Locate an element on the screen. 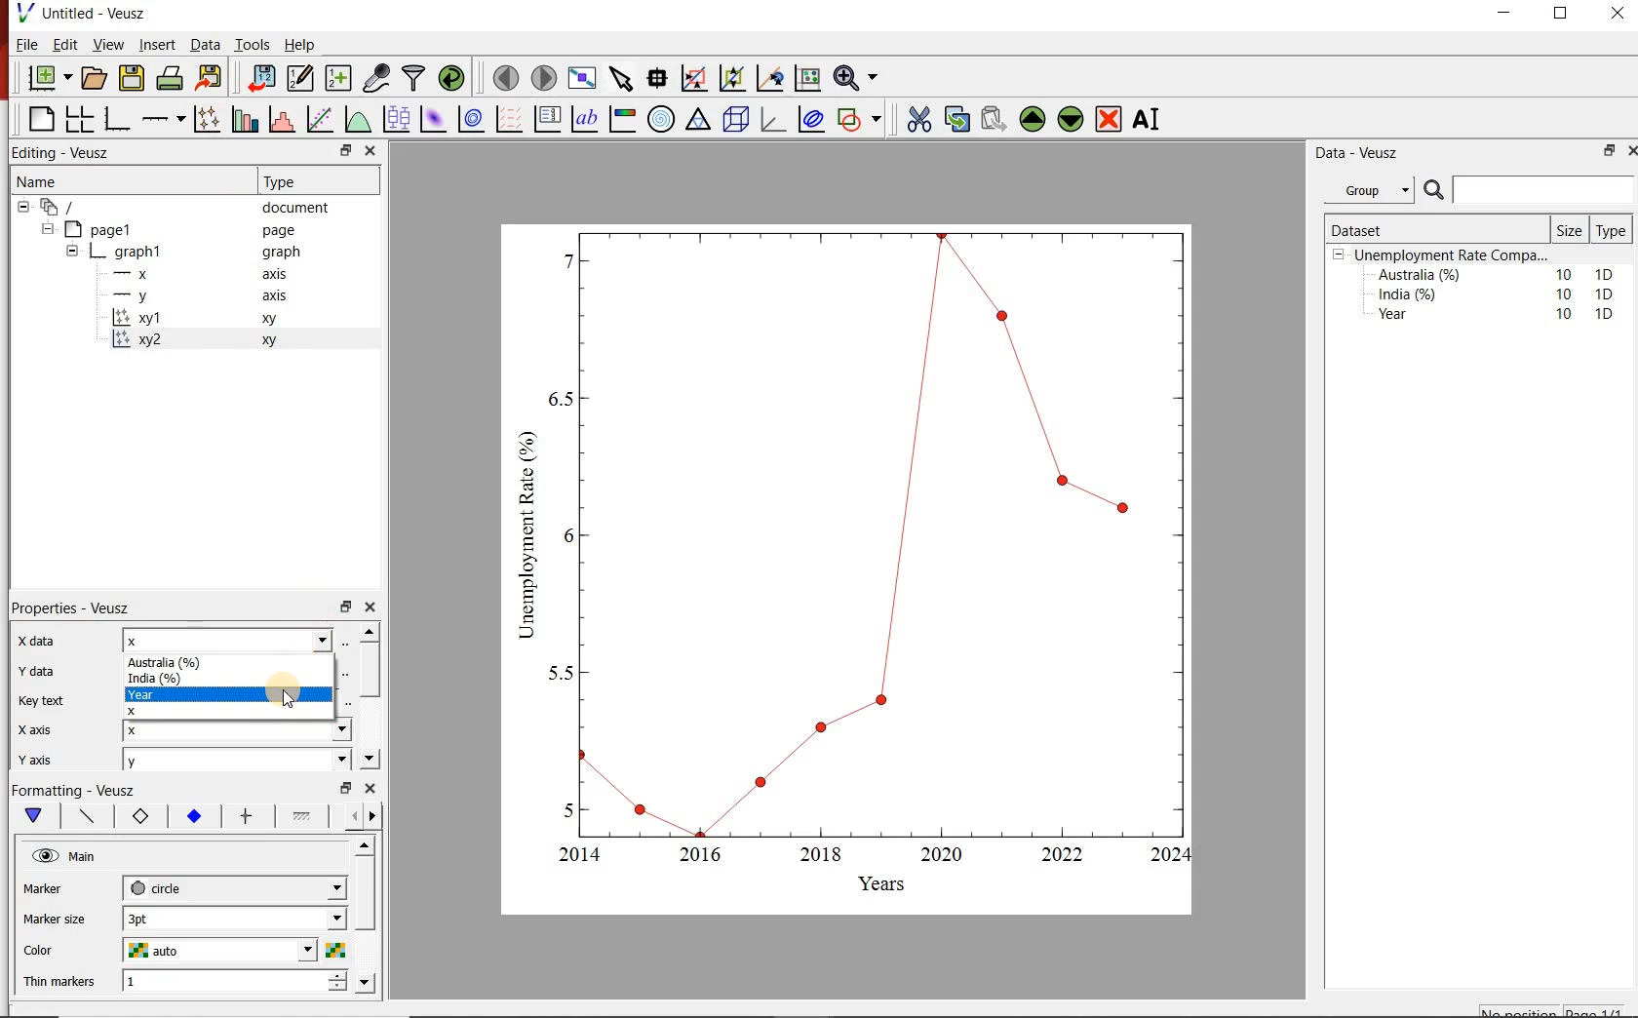  close is located at coordinates (371, 150).